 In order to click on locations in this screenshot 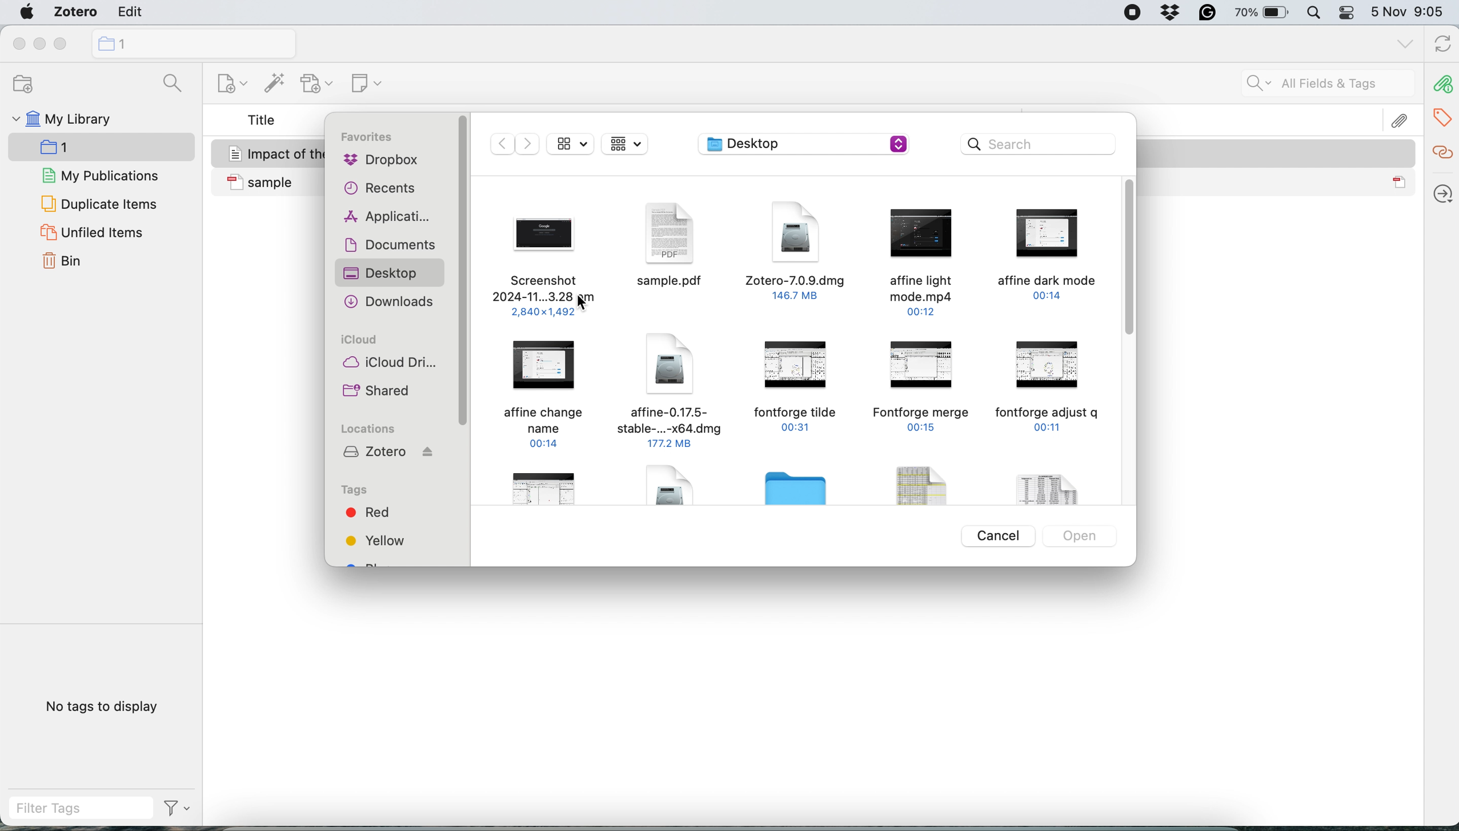, I will do `click(373, 429)`.